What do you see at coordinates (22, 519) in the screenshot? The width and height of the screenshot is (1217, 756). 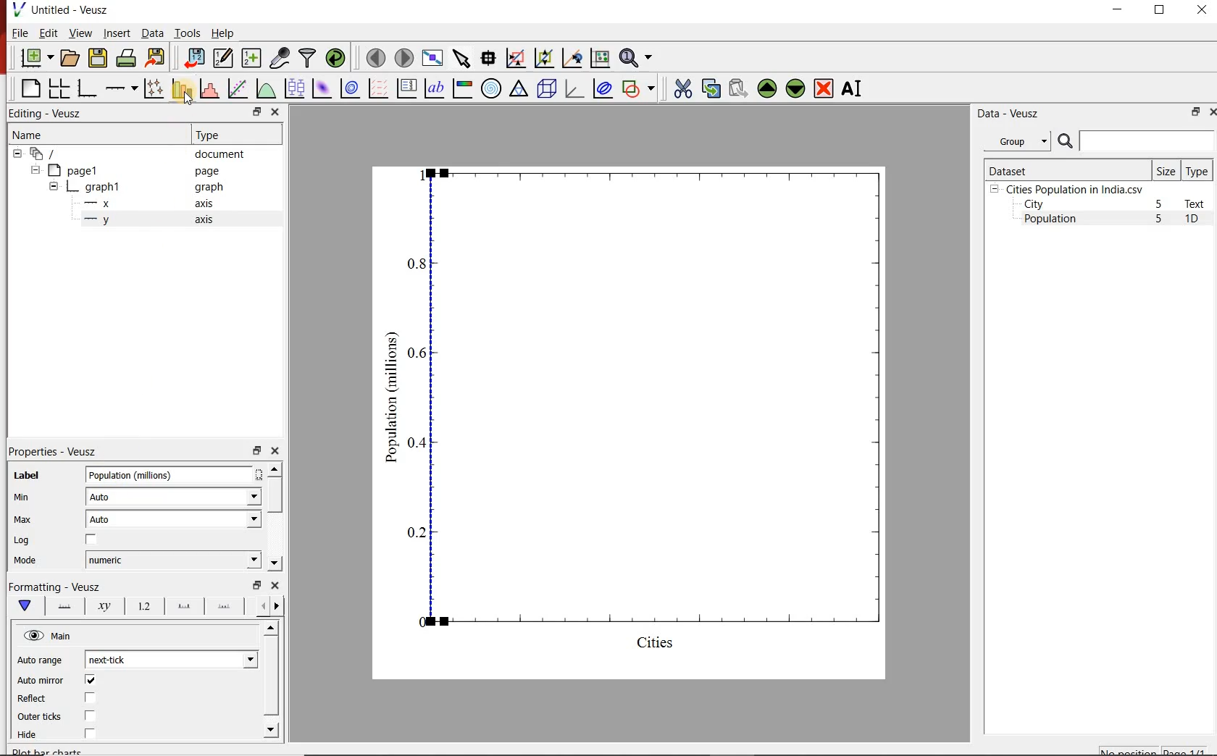 I see `Max` at bounding box center [22, 519].